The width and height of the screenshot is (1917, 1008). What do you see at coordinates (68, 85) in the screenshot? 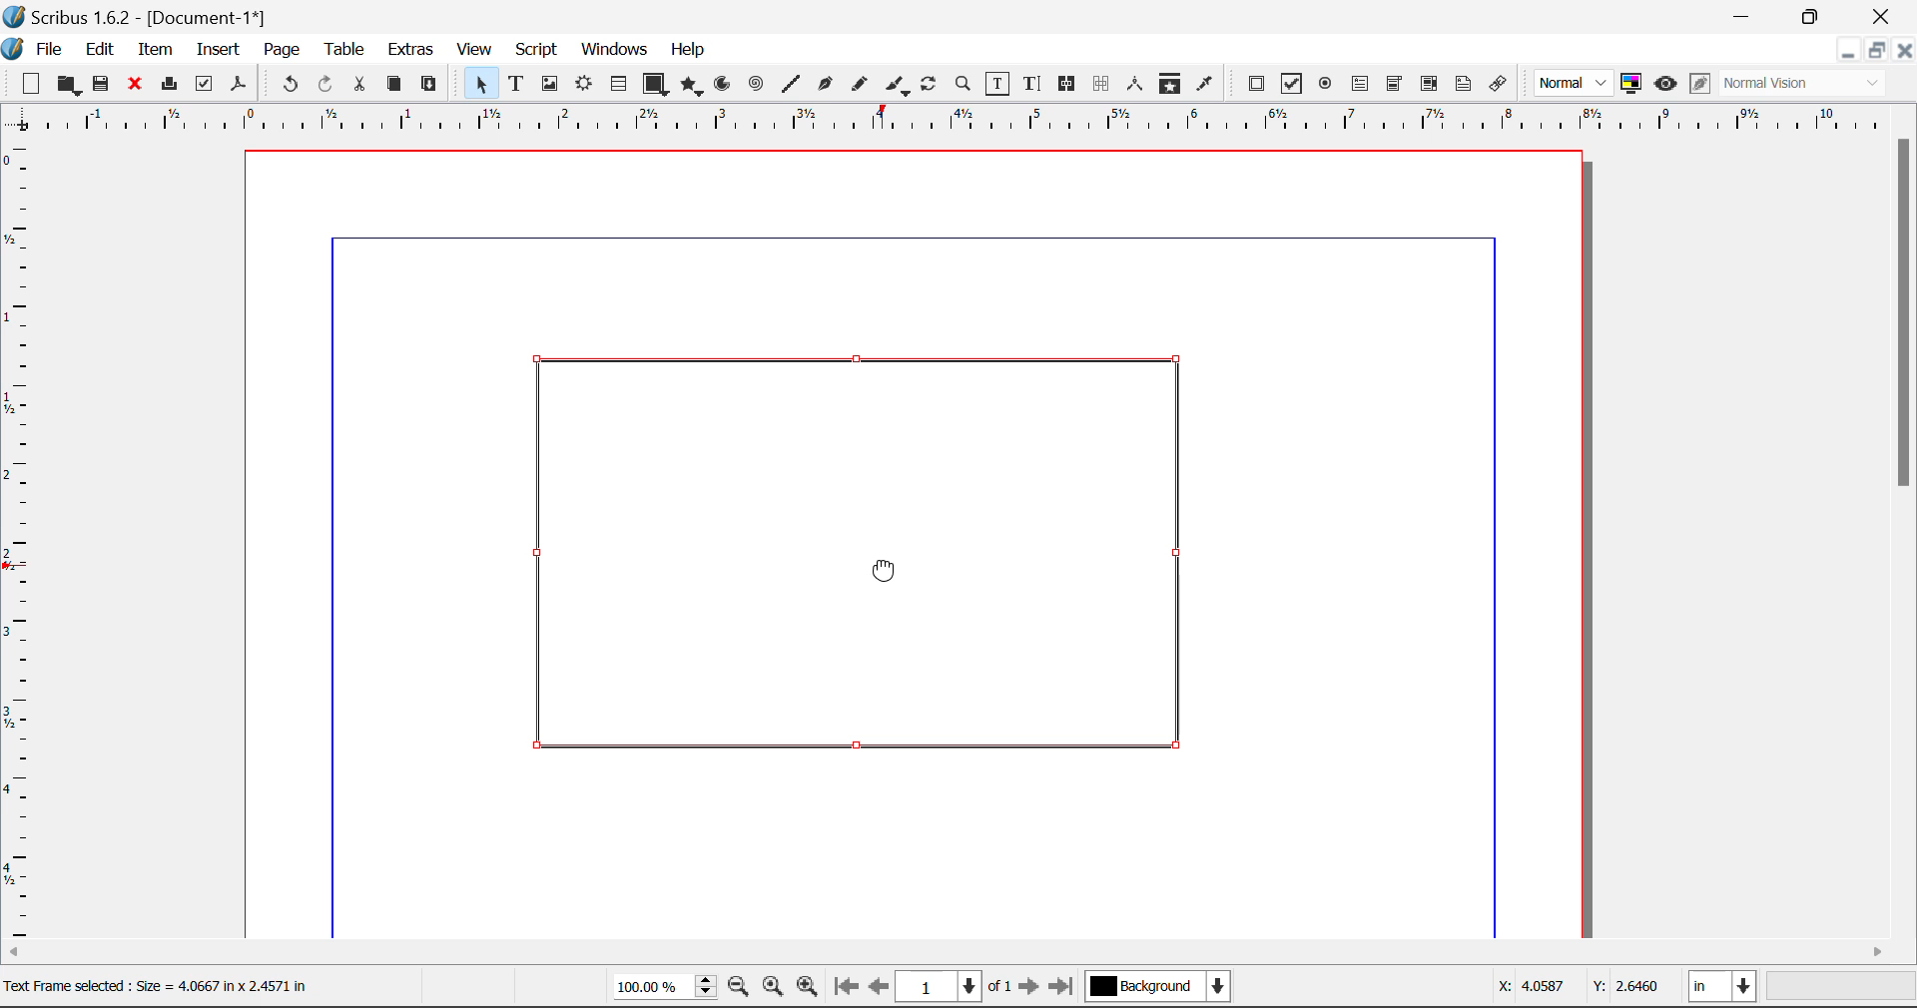
I see `Open` at bounding box center [68, 85].